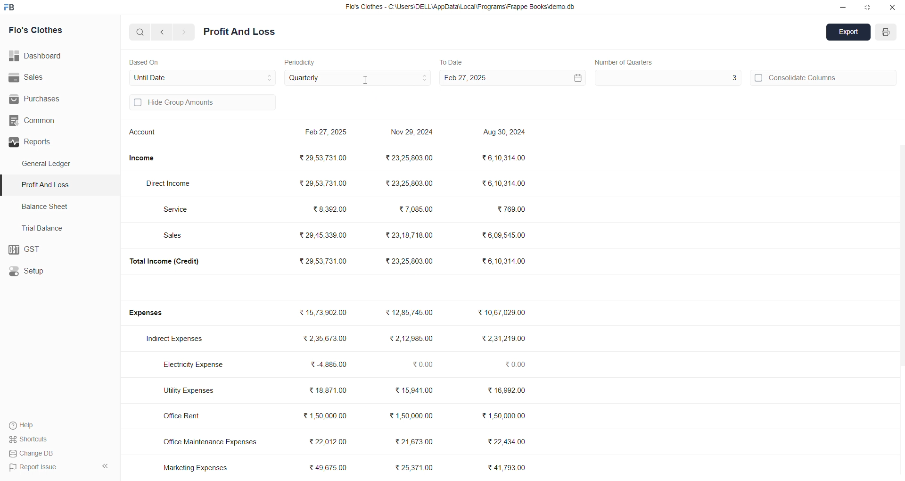  Describe the element at coordinates (824, 76) in the screenshot. I see `Consolidate Columns` at that location.